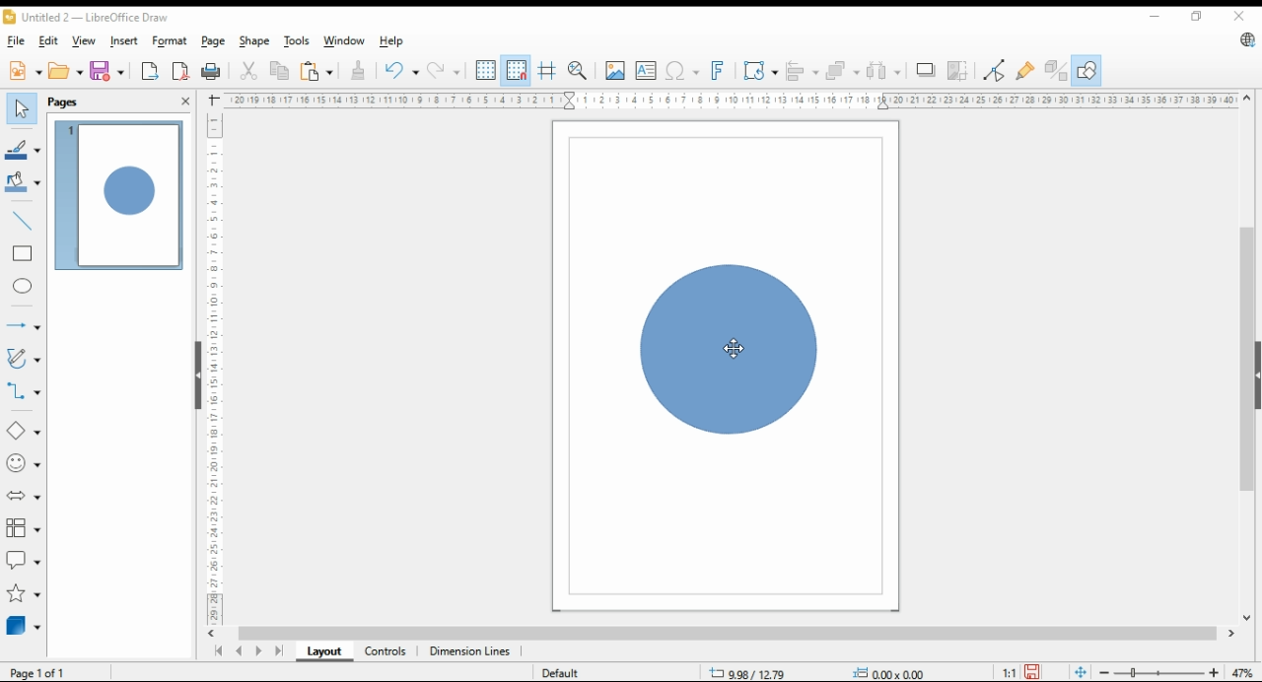 Image resolution: width=1262 pixels, height=682 pixels. I want to click on callout shapes, so click(21, 558).